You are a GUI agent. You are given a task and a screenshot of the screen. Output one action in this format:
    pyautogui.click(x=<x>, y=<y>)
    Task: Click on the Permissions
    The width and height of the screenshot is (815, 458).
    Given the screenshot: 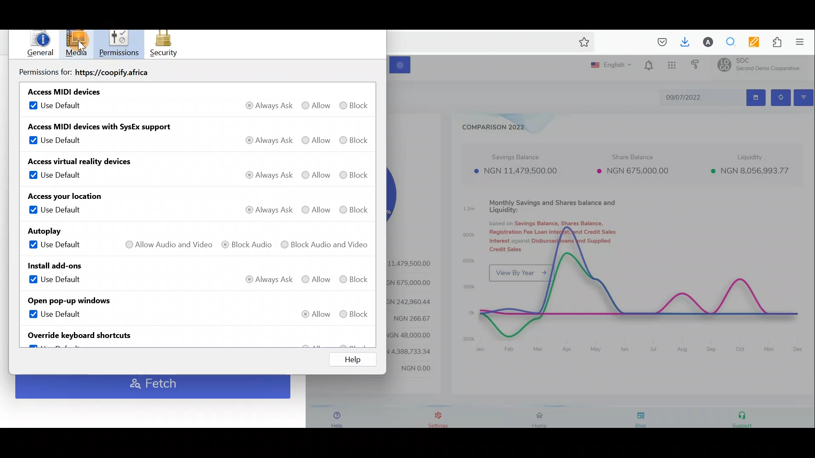 What is the action you would take?
    pyautogui.click(x=120, y=42)
    